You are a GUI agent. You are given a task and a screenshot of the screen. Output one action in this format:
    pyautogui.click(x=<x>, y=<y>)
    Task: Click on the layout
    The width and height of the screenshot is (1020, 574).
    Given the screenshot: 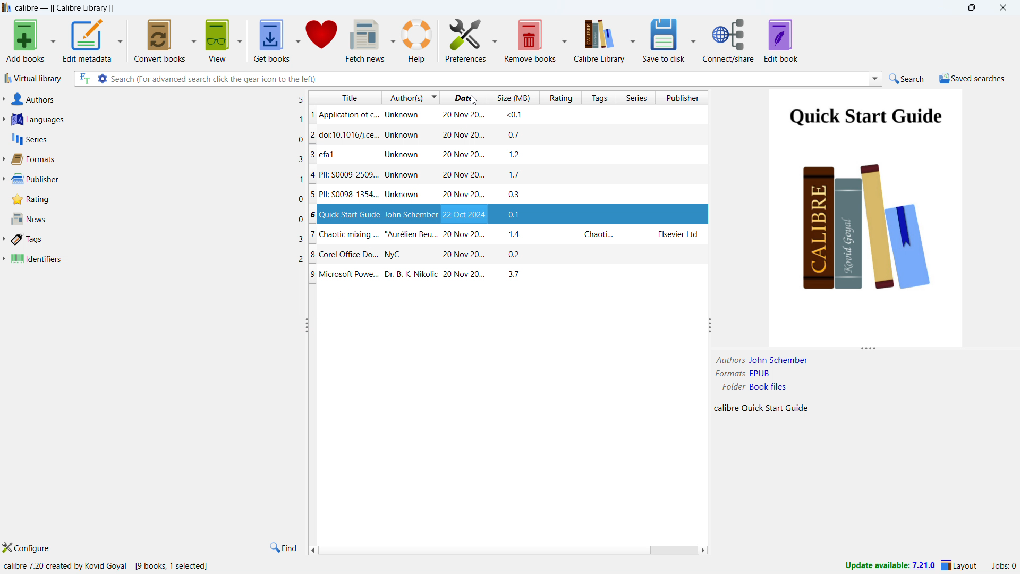 What is the action you would take?
    pyautogui.click(x=960, y=565)
    